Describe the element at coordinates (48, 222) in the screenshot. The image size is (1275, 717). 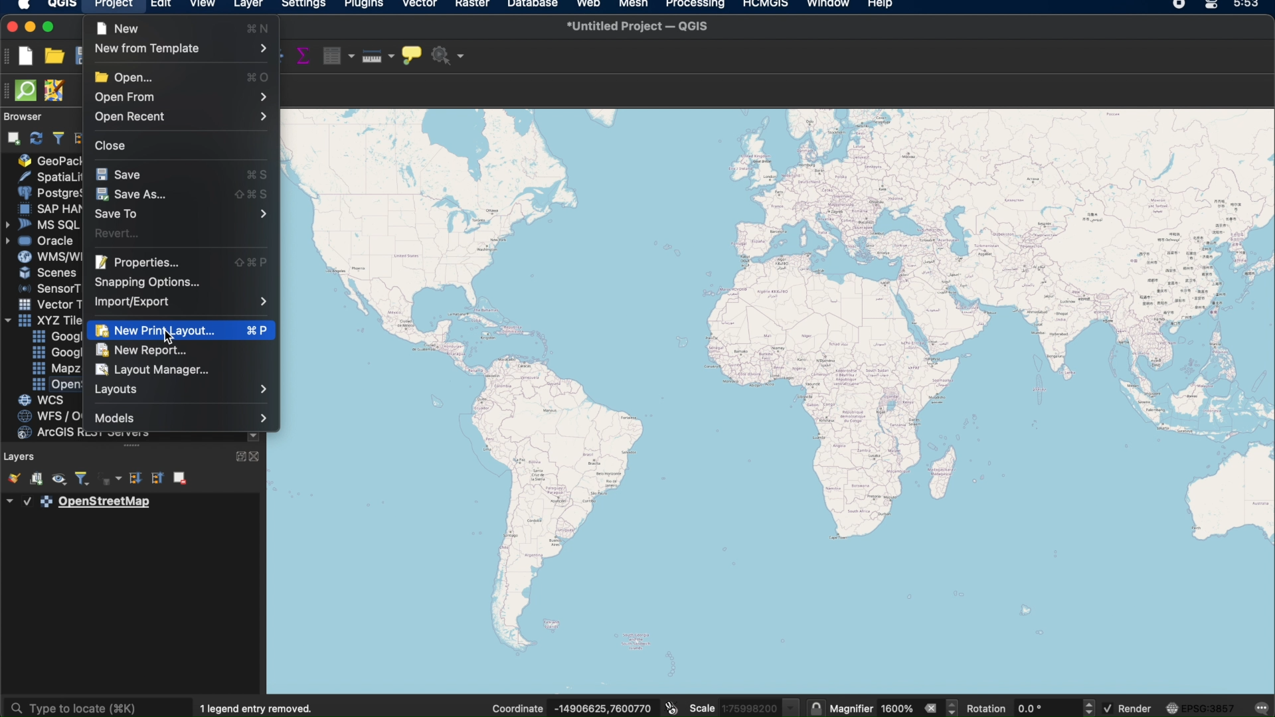
I see `» MS SQL` at that location.